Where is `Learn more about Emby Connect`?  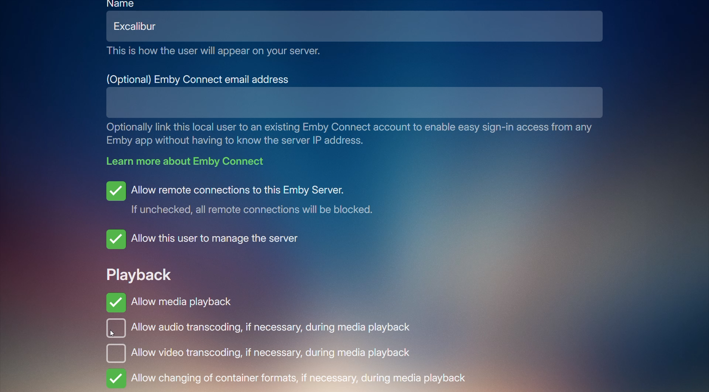
Learn more about Emby Connect is located at coordinates (190, 161).